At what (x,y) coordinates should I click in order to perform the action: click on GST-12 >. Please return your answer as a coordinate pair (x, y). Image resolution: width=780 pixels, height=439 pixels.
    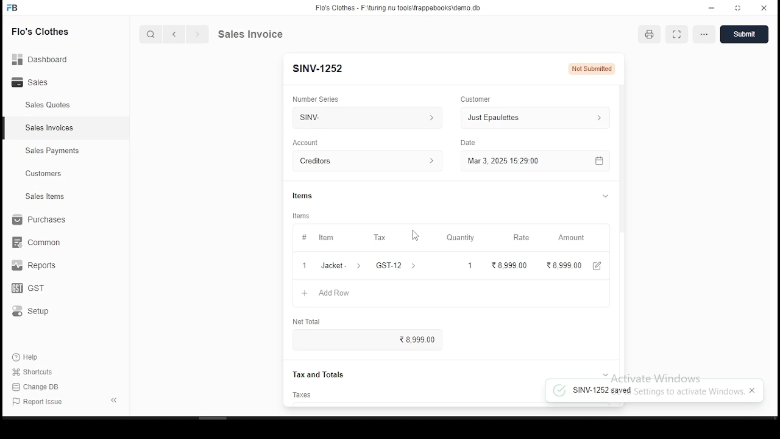
    Looking at the image, I should click on (398, 265).